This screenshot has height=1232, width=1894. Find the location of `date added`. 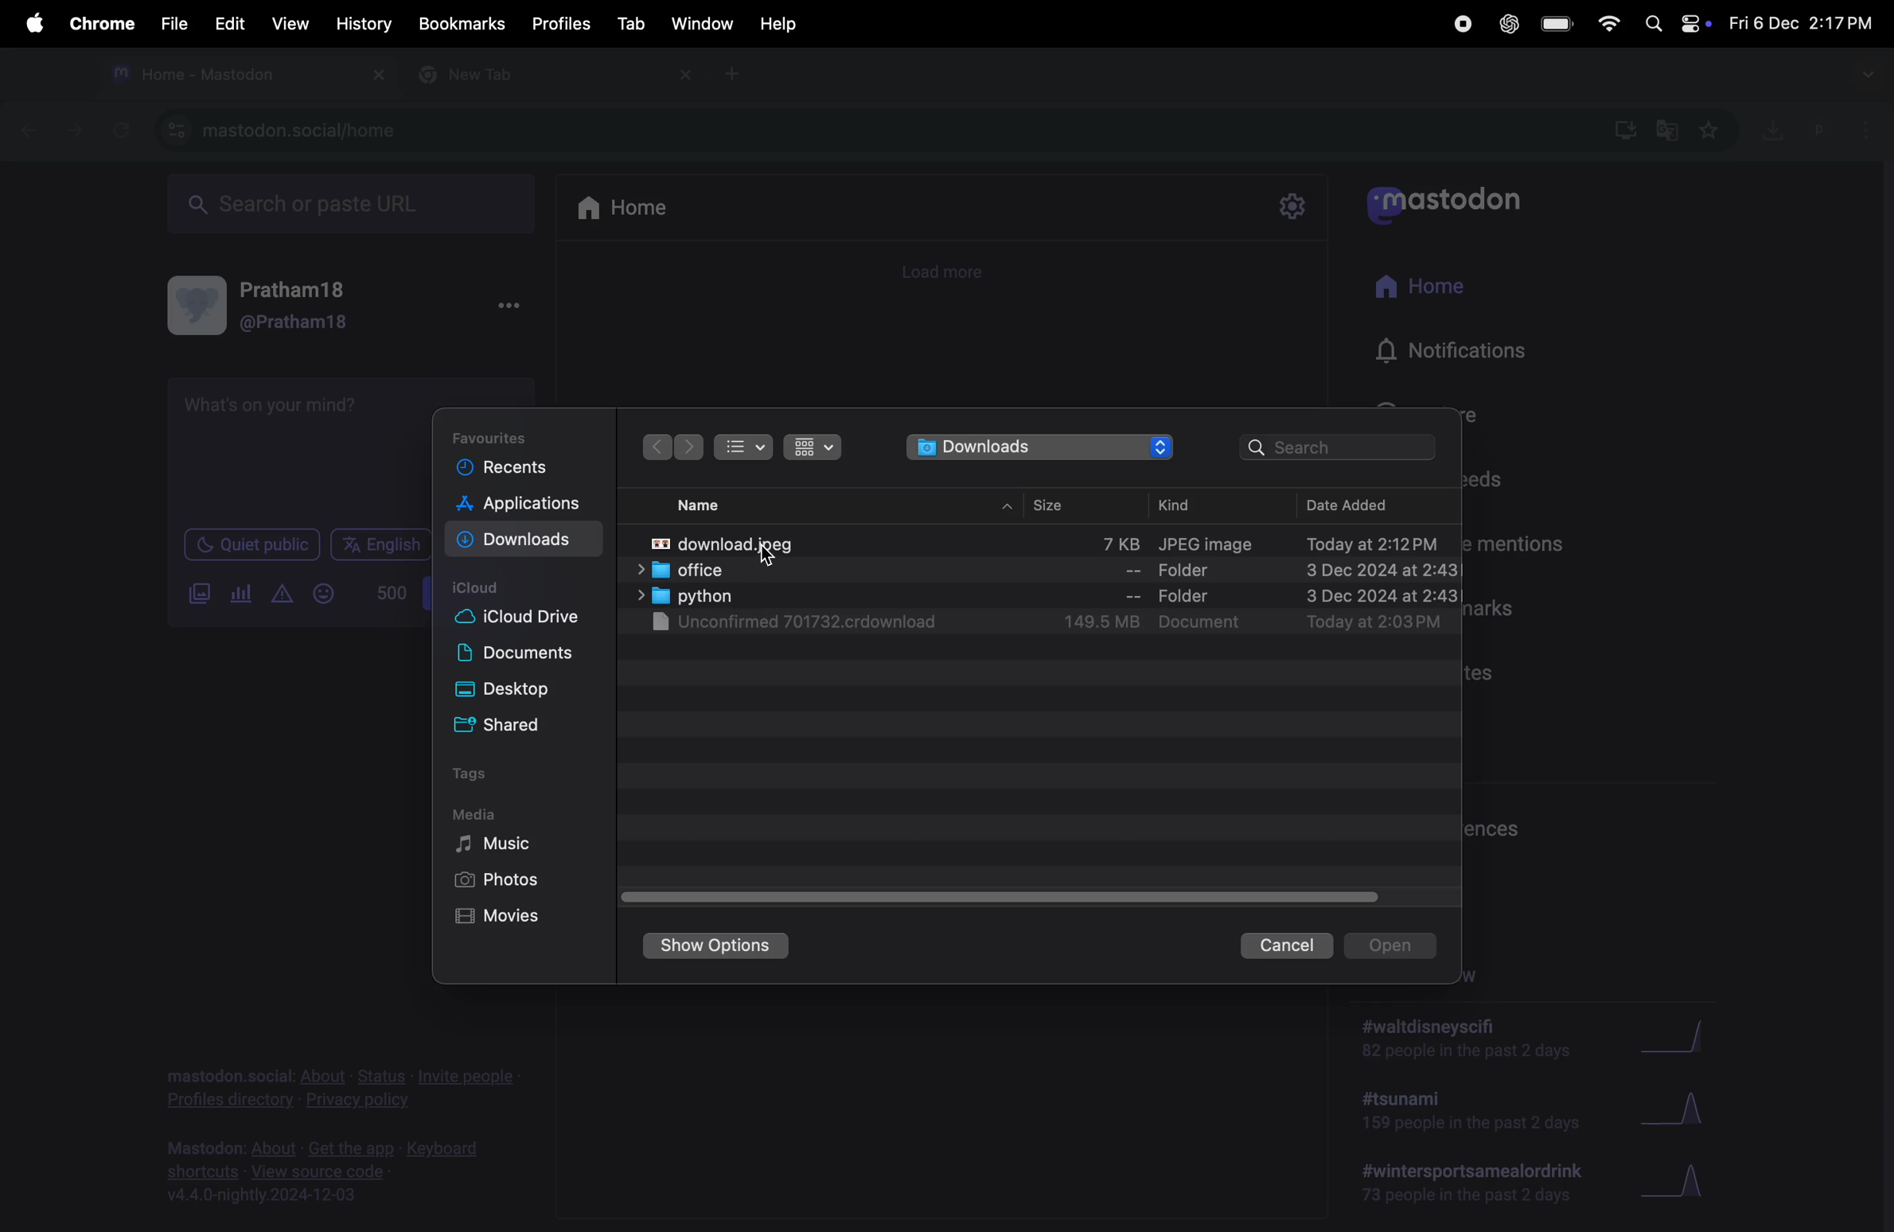

date added is located at coordinates (1343, 505).